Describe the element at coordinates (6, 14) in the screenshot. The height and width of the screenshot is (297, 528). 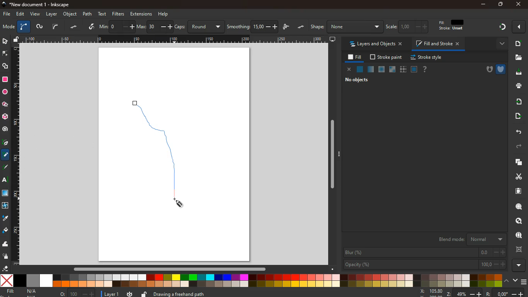
I see `file` at that location.